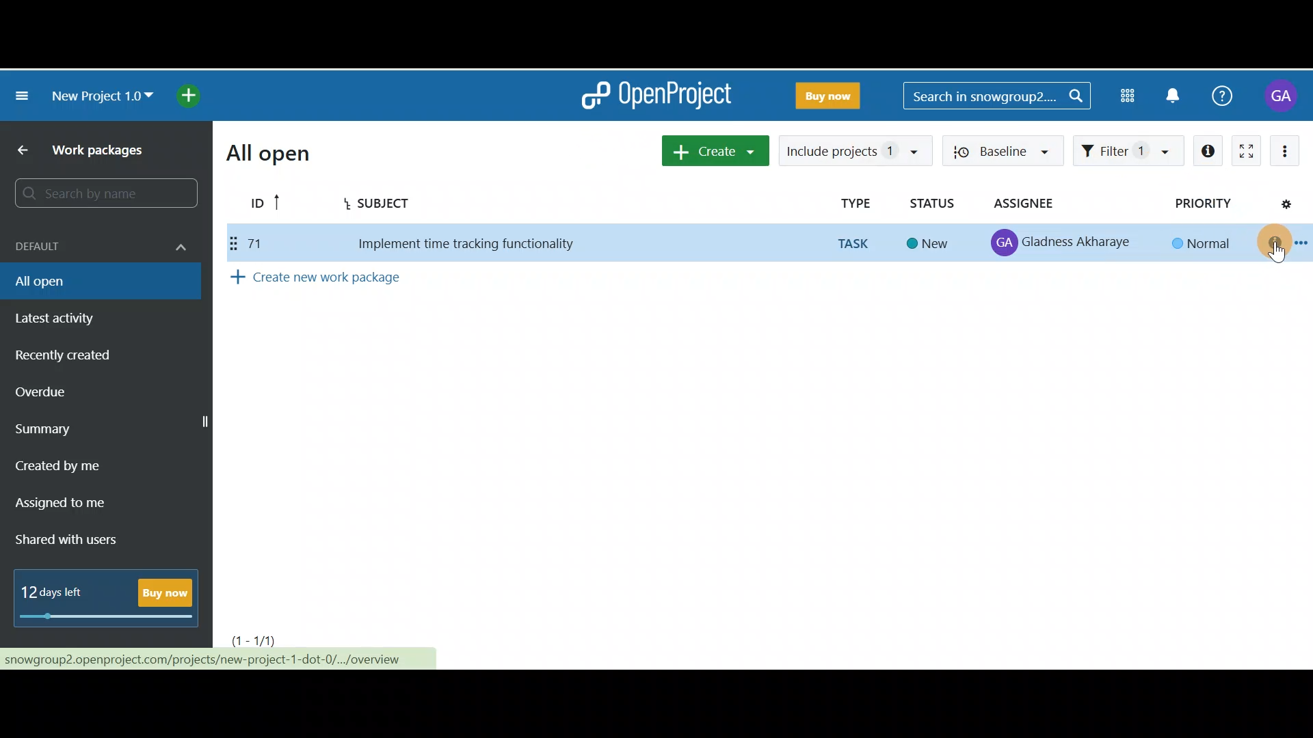 The width and height of the screenshot is (1313, 738). What do you see at coordinates (258, 242) in the screenshot?
I see `71` at bounding box center [258, 242].